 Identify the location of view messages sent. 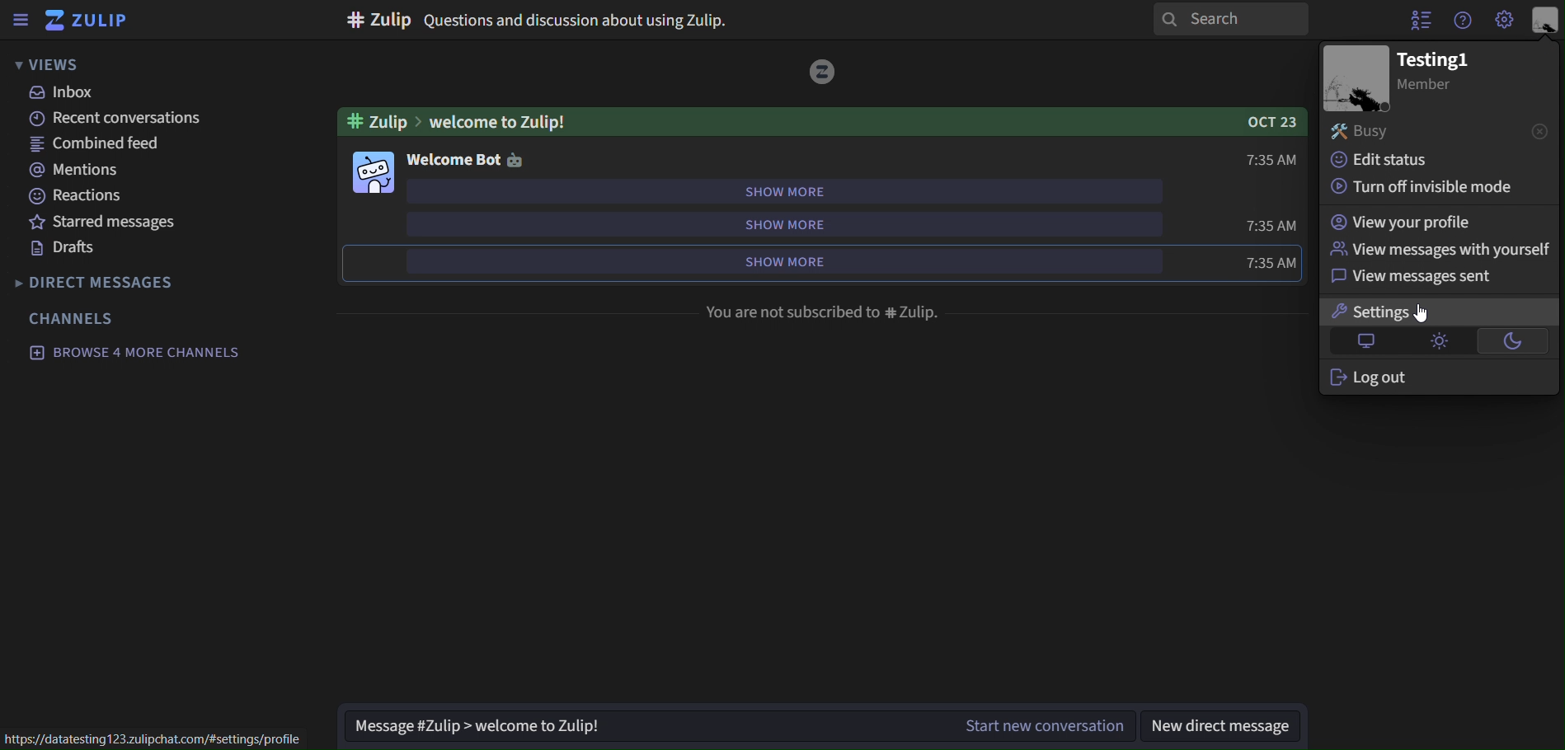
(1440, 277).